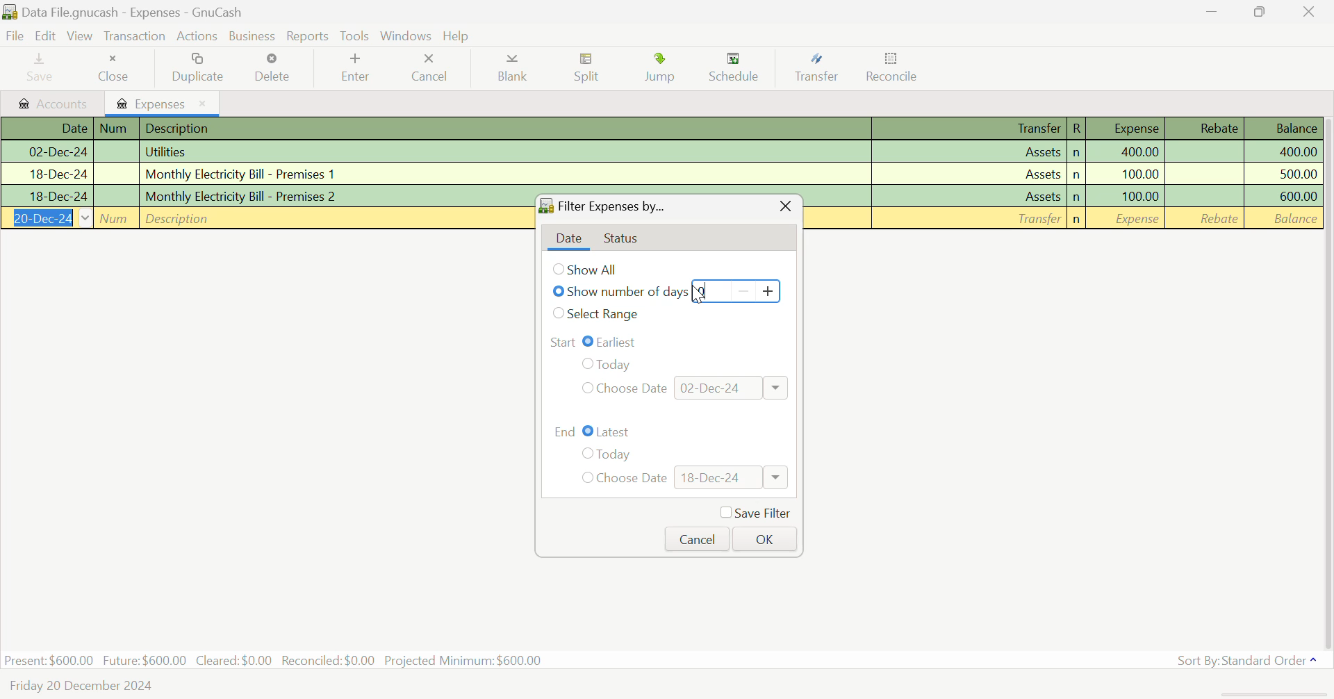 The width and height of the screenshot is (1334, 699). What do you see at coordinates (253, 36) in the screenshot?
I see `Business` at bounding box center [253, 36].